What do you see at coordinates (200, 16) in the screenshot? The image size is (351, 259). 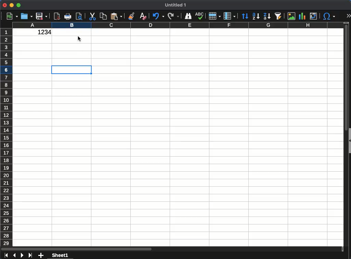 I see `spell check` at bounding box center [200, 16].